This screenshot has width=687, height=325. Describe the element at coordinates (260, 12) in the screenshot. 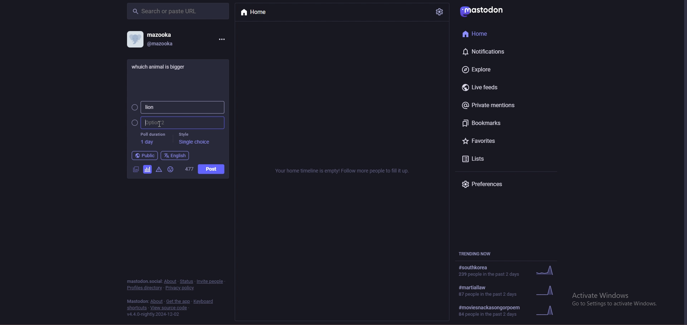

I see `home` at that location.